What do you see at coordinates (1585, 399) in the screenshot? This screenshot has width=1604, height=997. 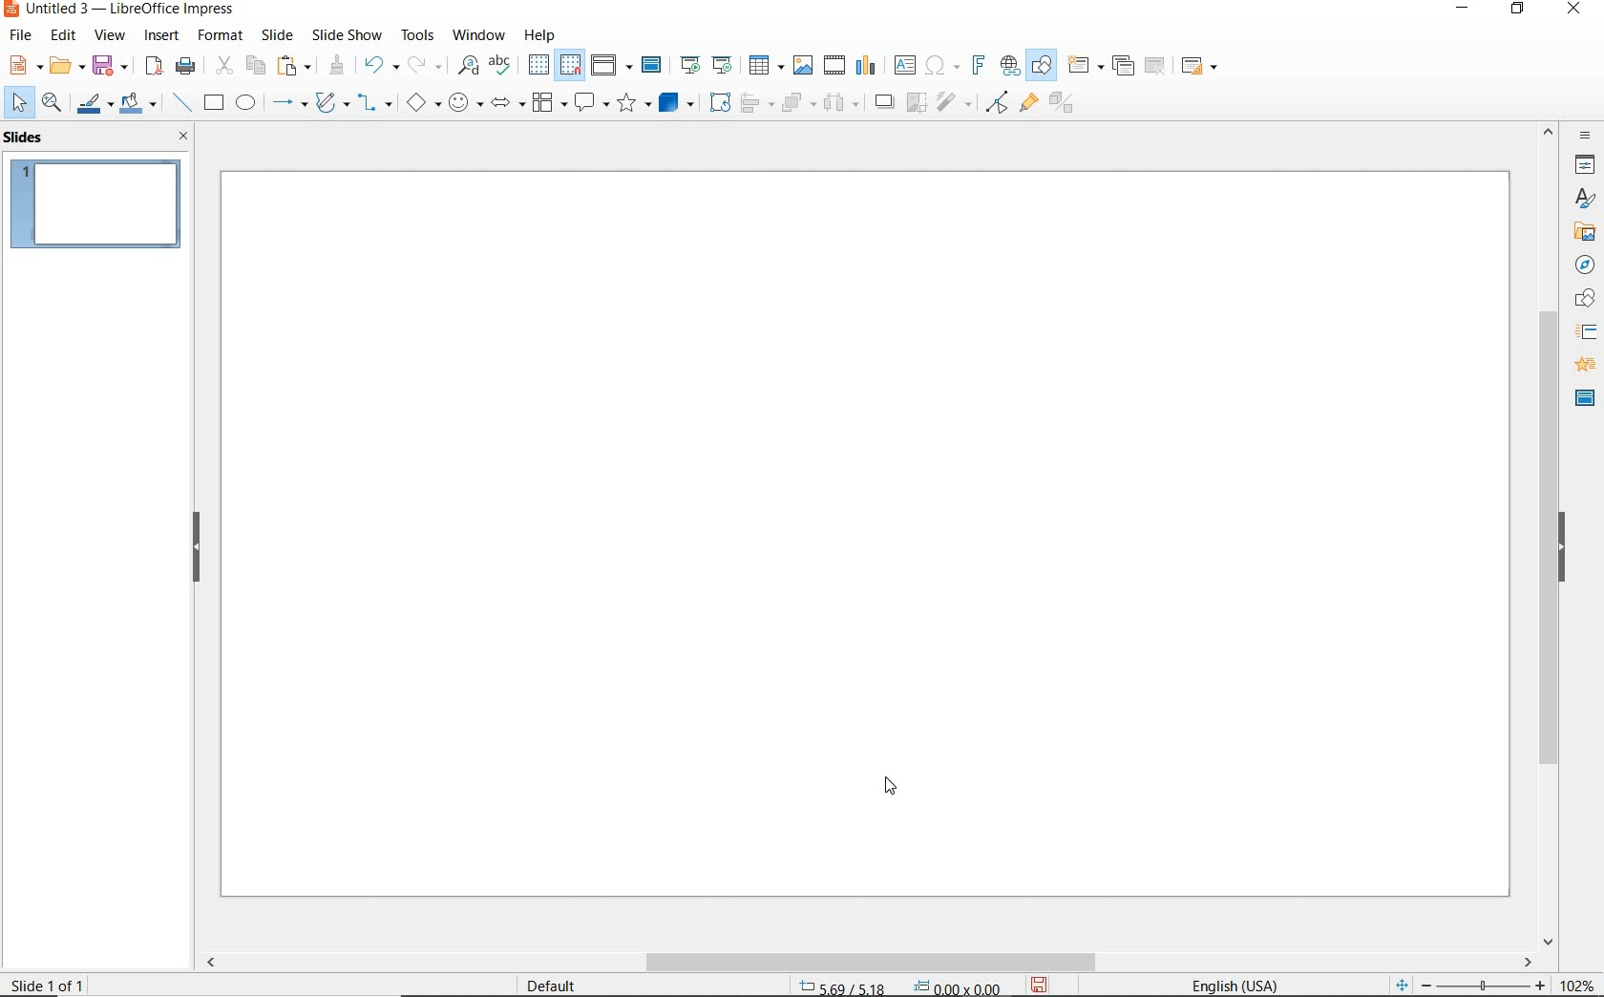 I see `MASTER SLIDES` at bounding box center [1585, 399].